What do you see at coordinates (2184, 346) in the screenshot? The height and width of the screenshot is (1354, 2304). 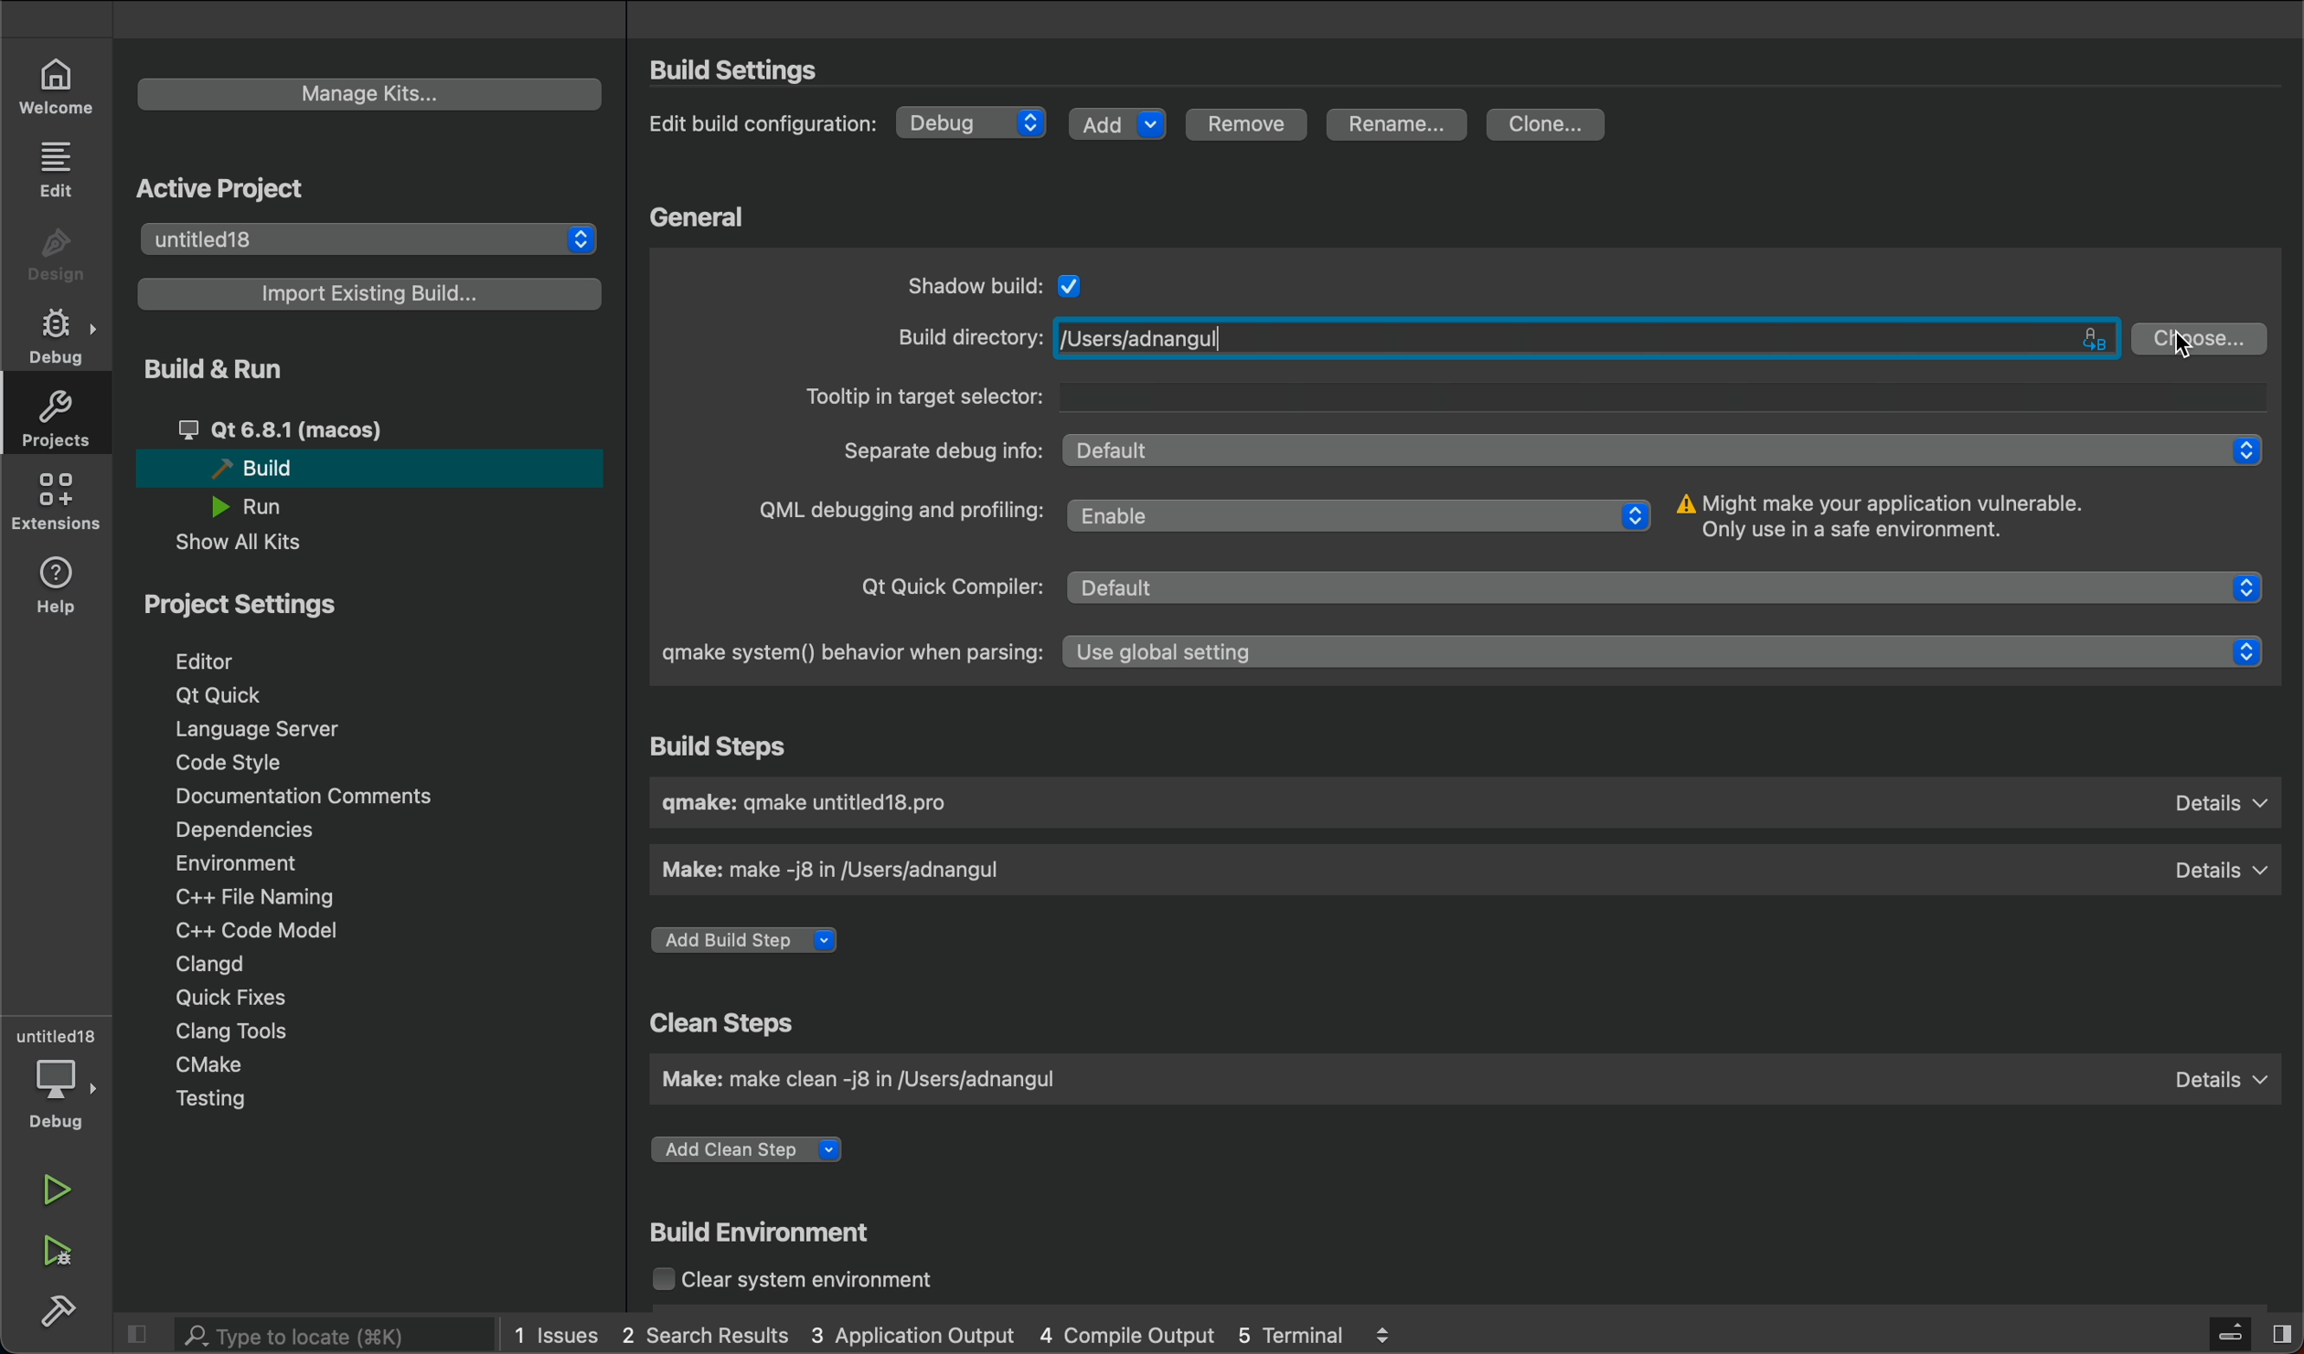 I see `Cursor` at bounding box center [2184, 346].